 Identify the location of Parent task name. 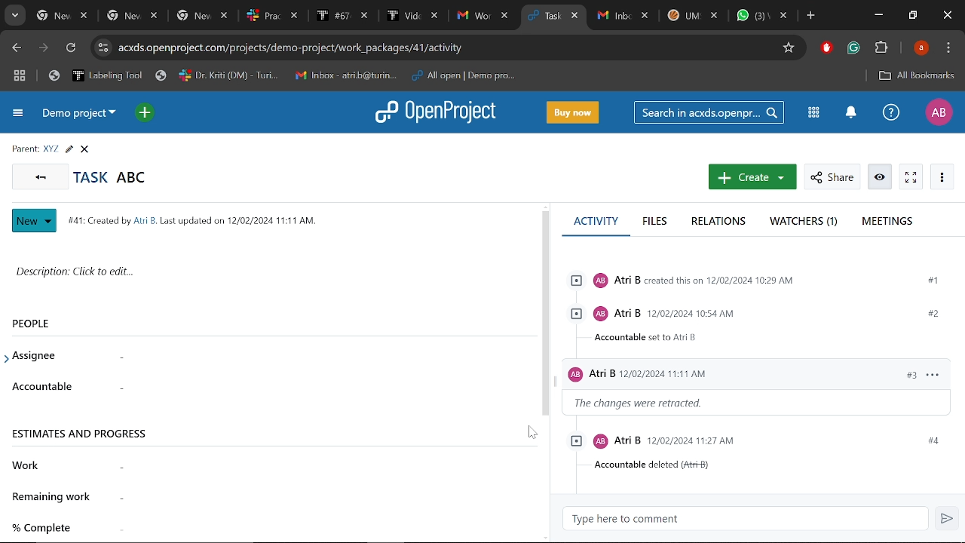
(51, 149).